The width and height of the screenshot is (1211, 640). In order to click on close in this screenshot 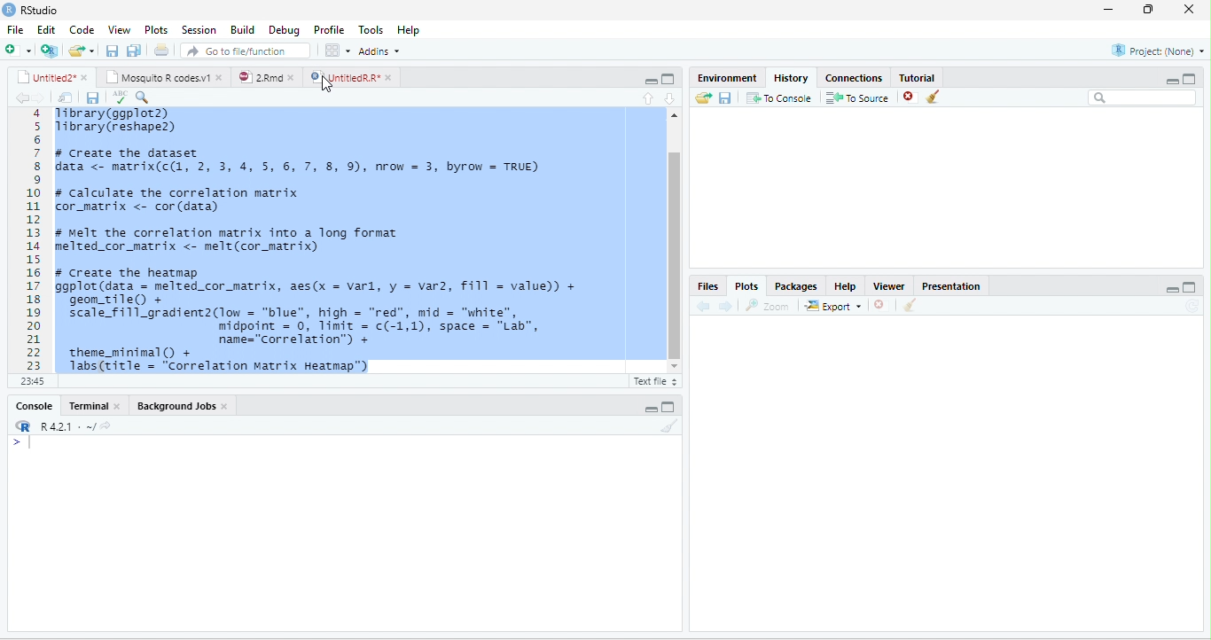, I will do `click(905, 98)`.